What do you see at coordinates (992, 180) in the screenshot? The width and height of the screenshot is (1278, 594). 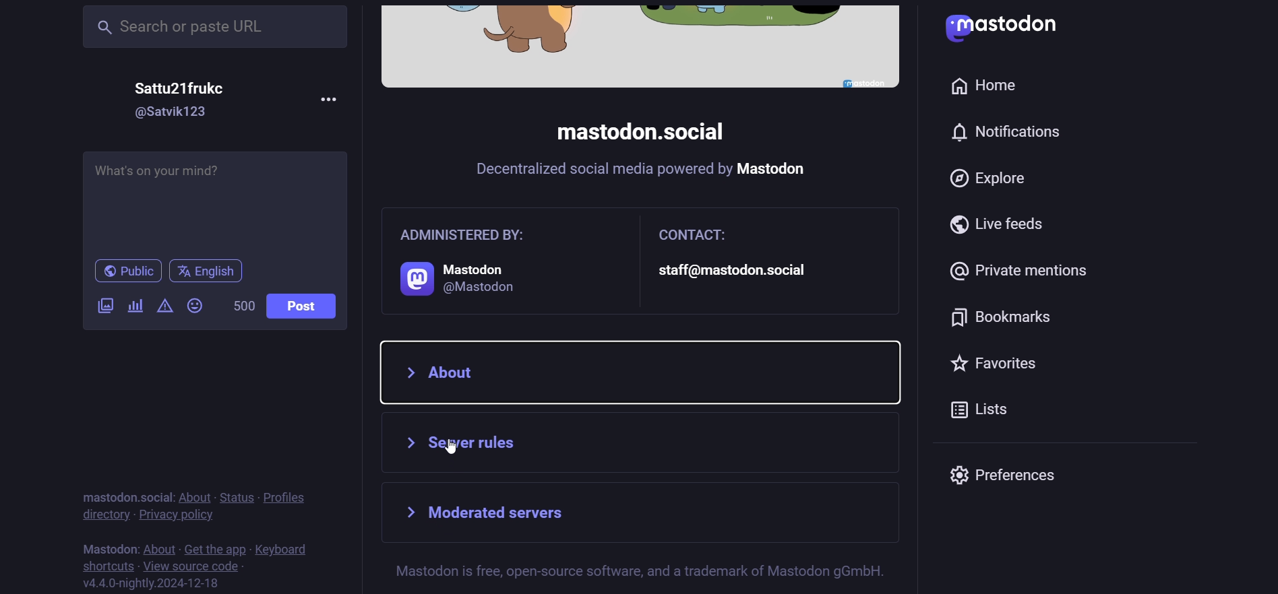 I see `explore` at bounding box center [992, 180].